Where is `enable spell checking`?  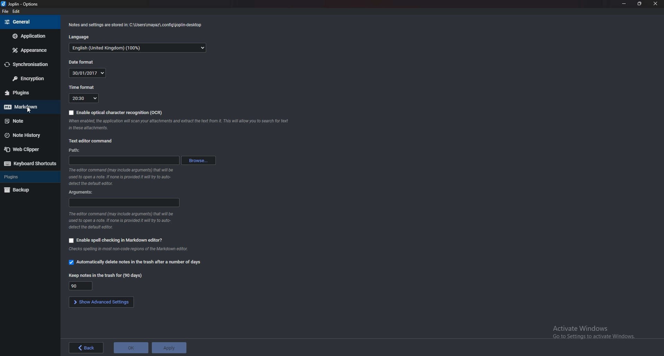
enable spell checking is located at coordinates (117, 241).